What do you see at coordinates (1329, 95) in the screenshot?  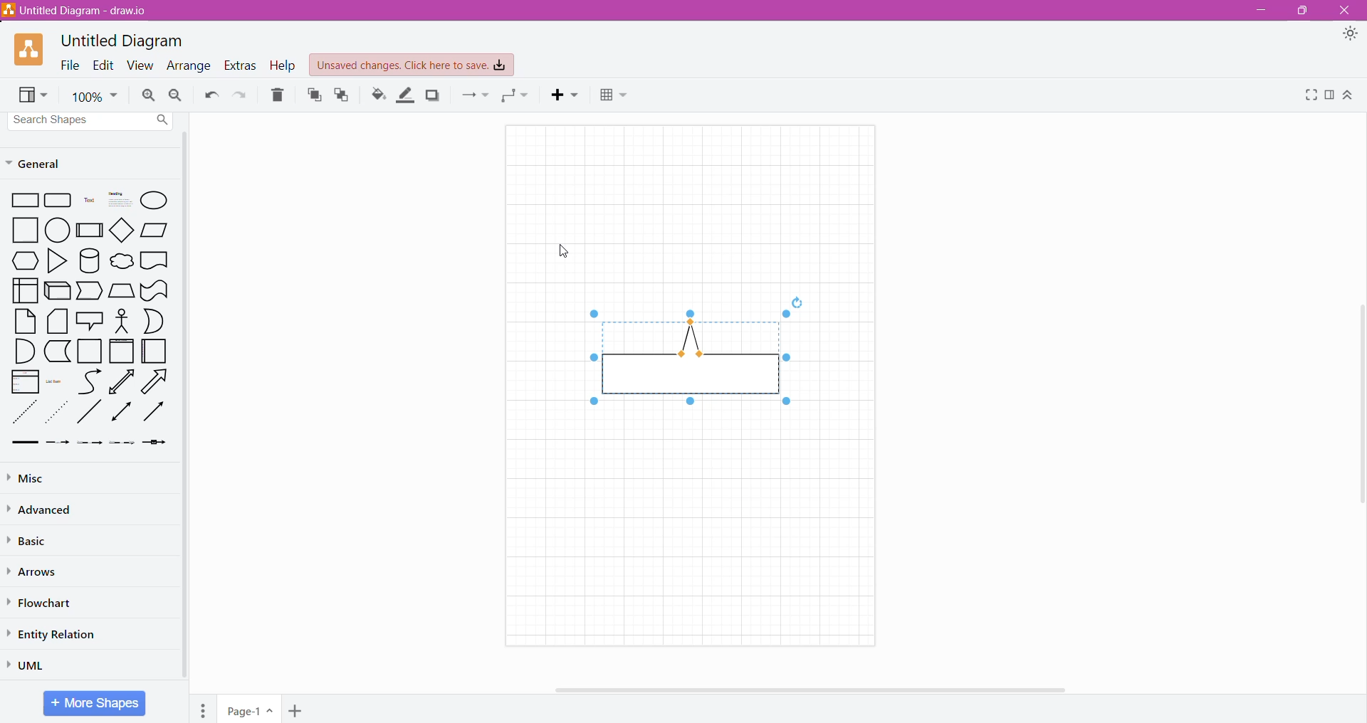 I see `Format` at bounding box center [1329, 95].